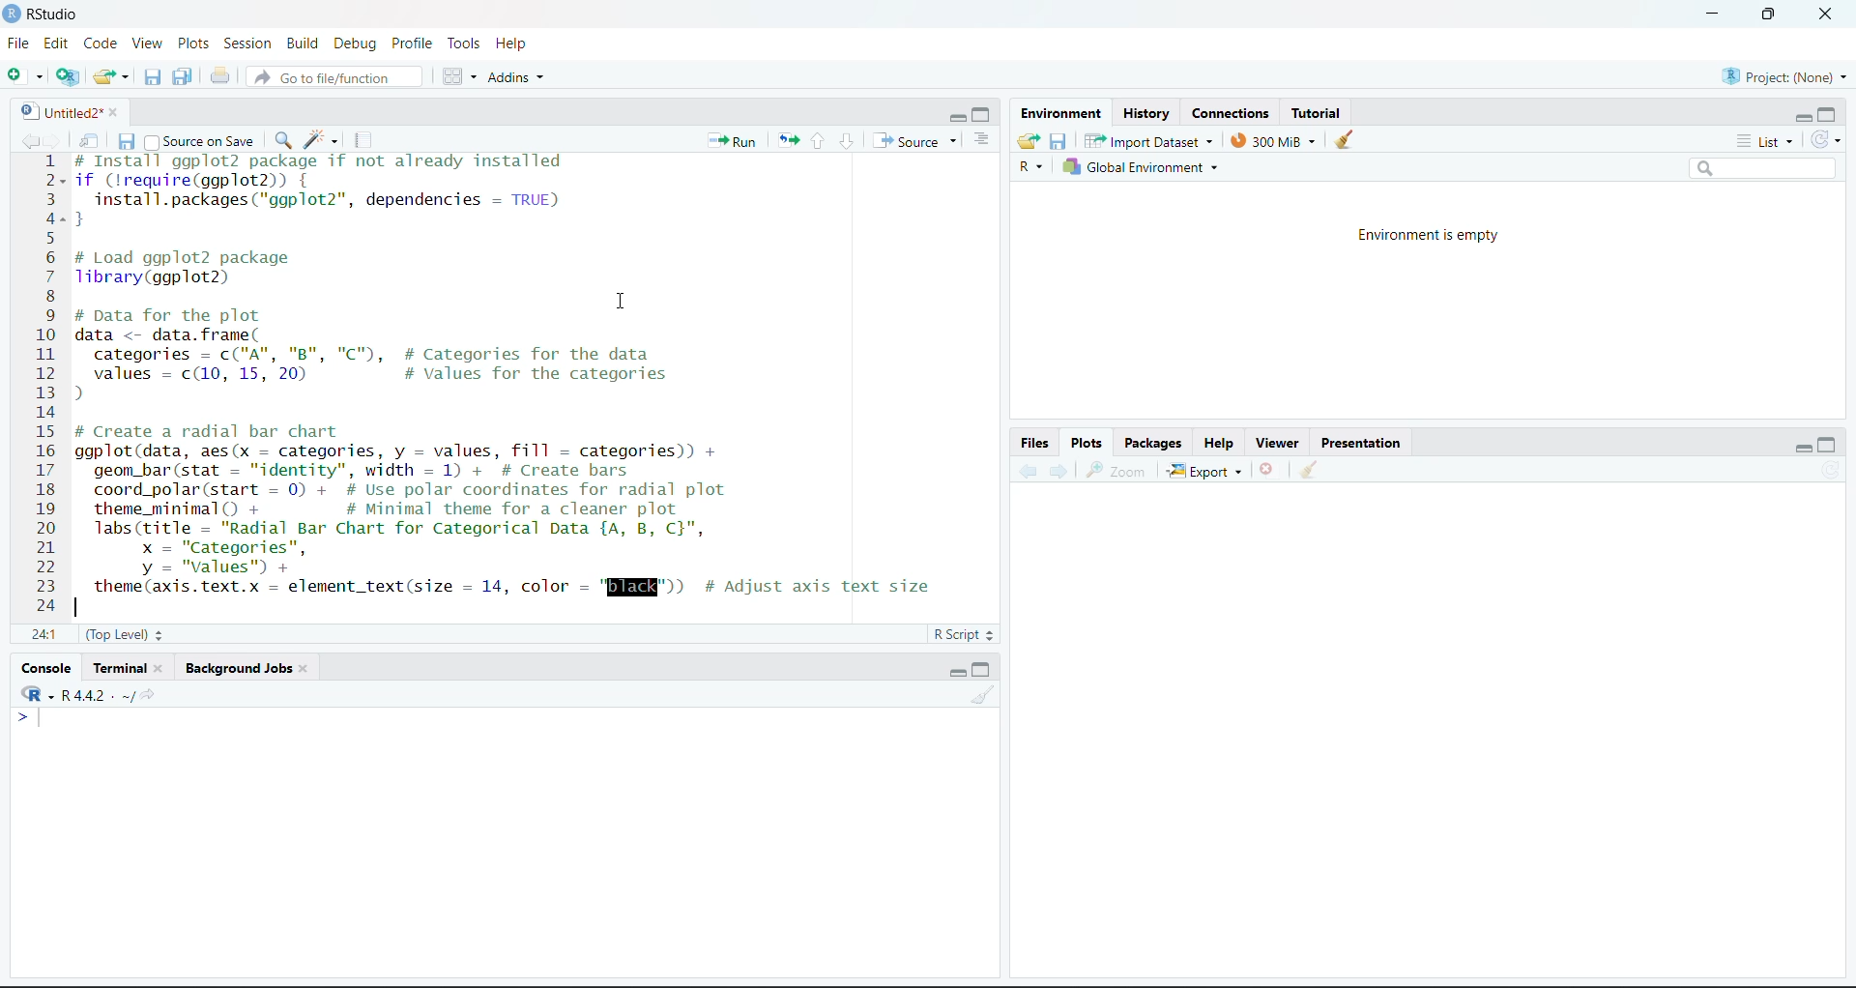 The width and height of the screenshot is (1856, 988). Describe the element at coordinates (109, 74) in the screenshot. I see `open an existing file` at that location.